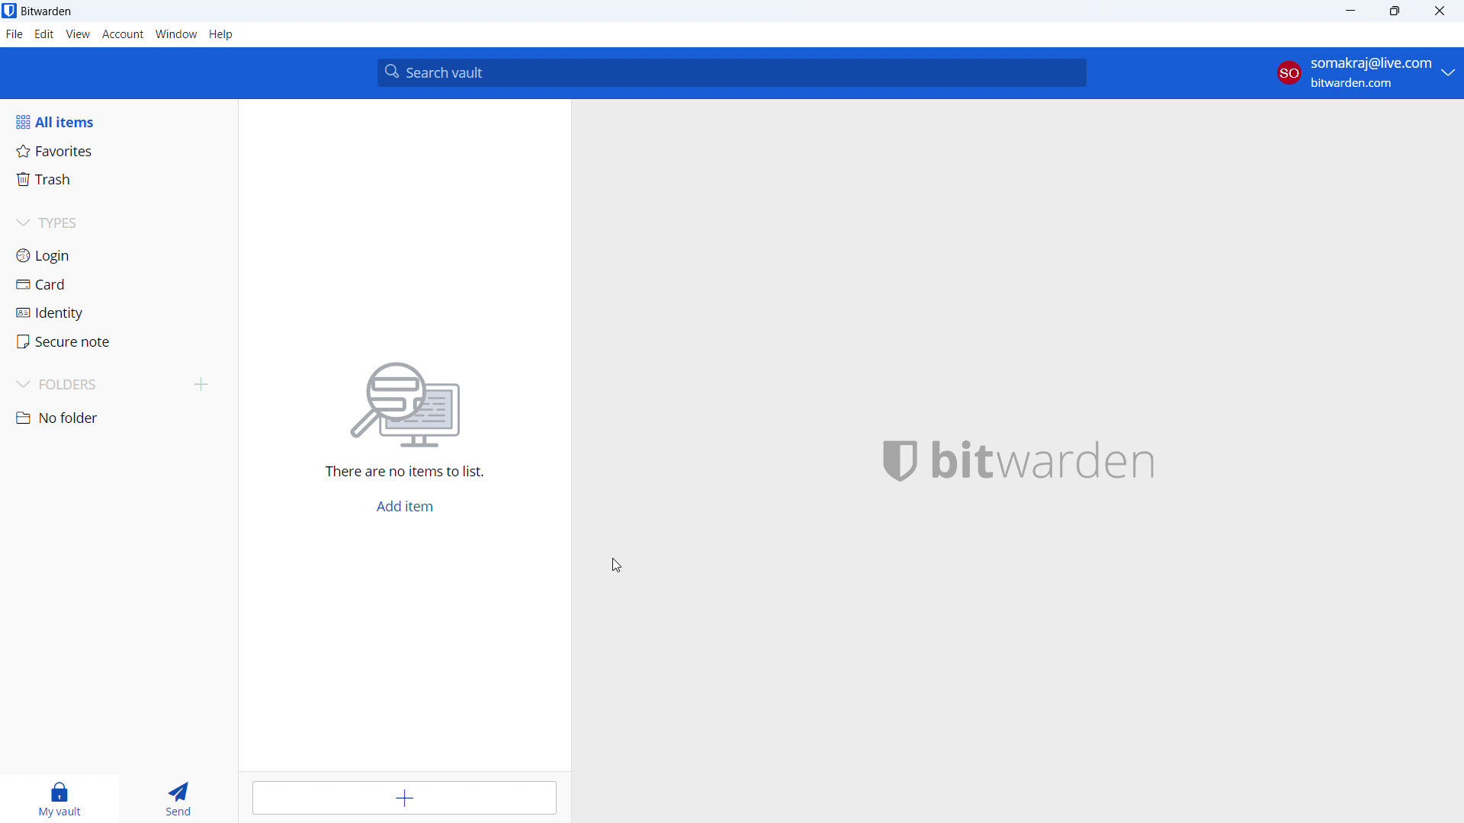  I want to click on search vault, so click(734, 72).